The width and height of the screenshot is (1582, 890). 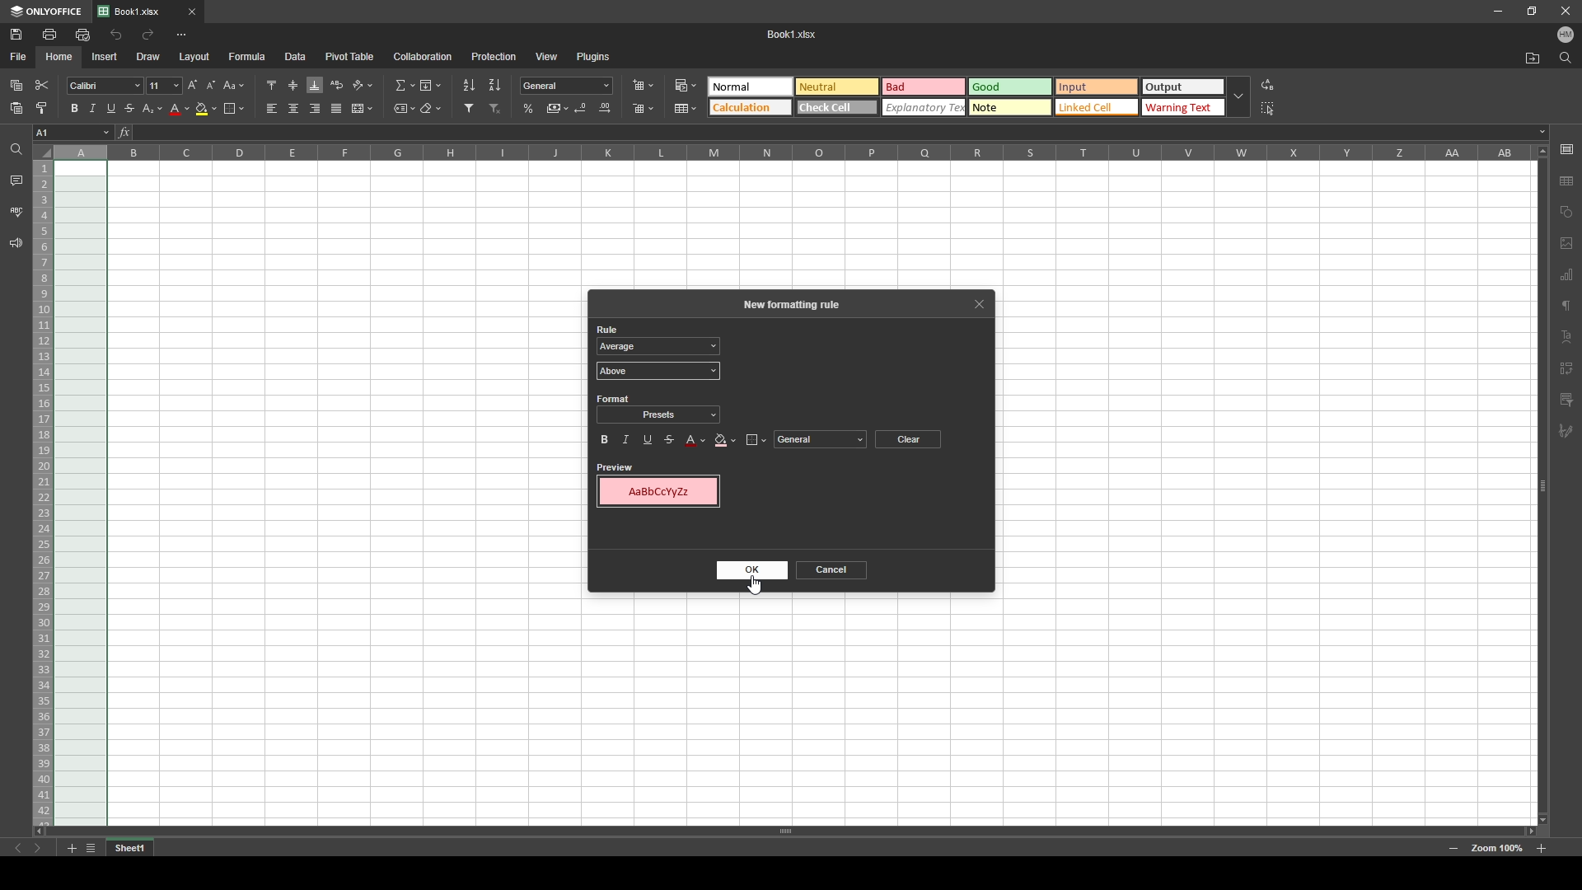 I want to click on orientation, so click(x=363, y=86).